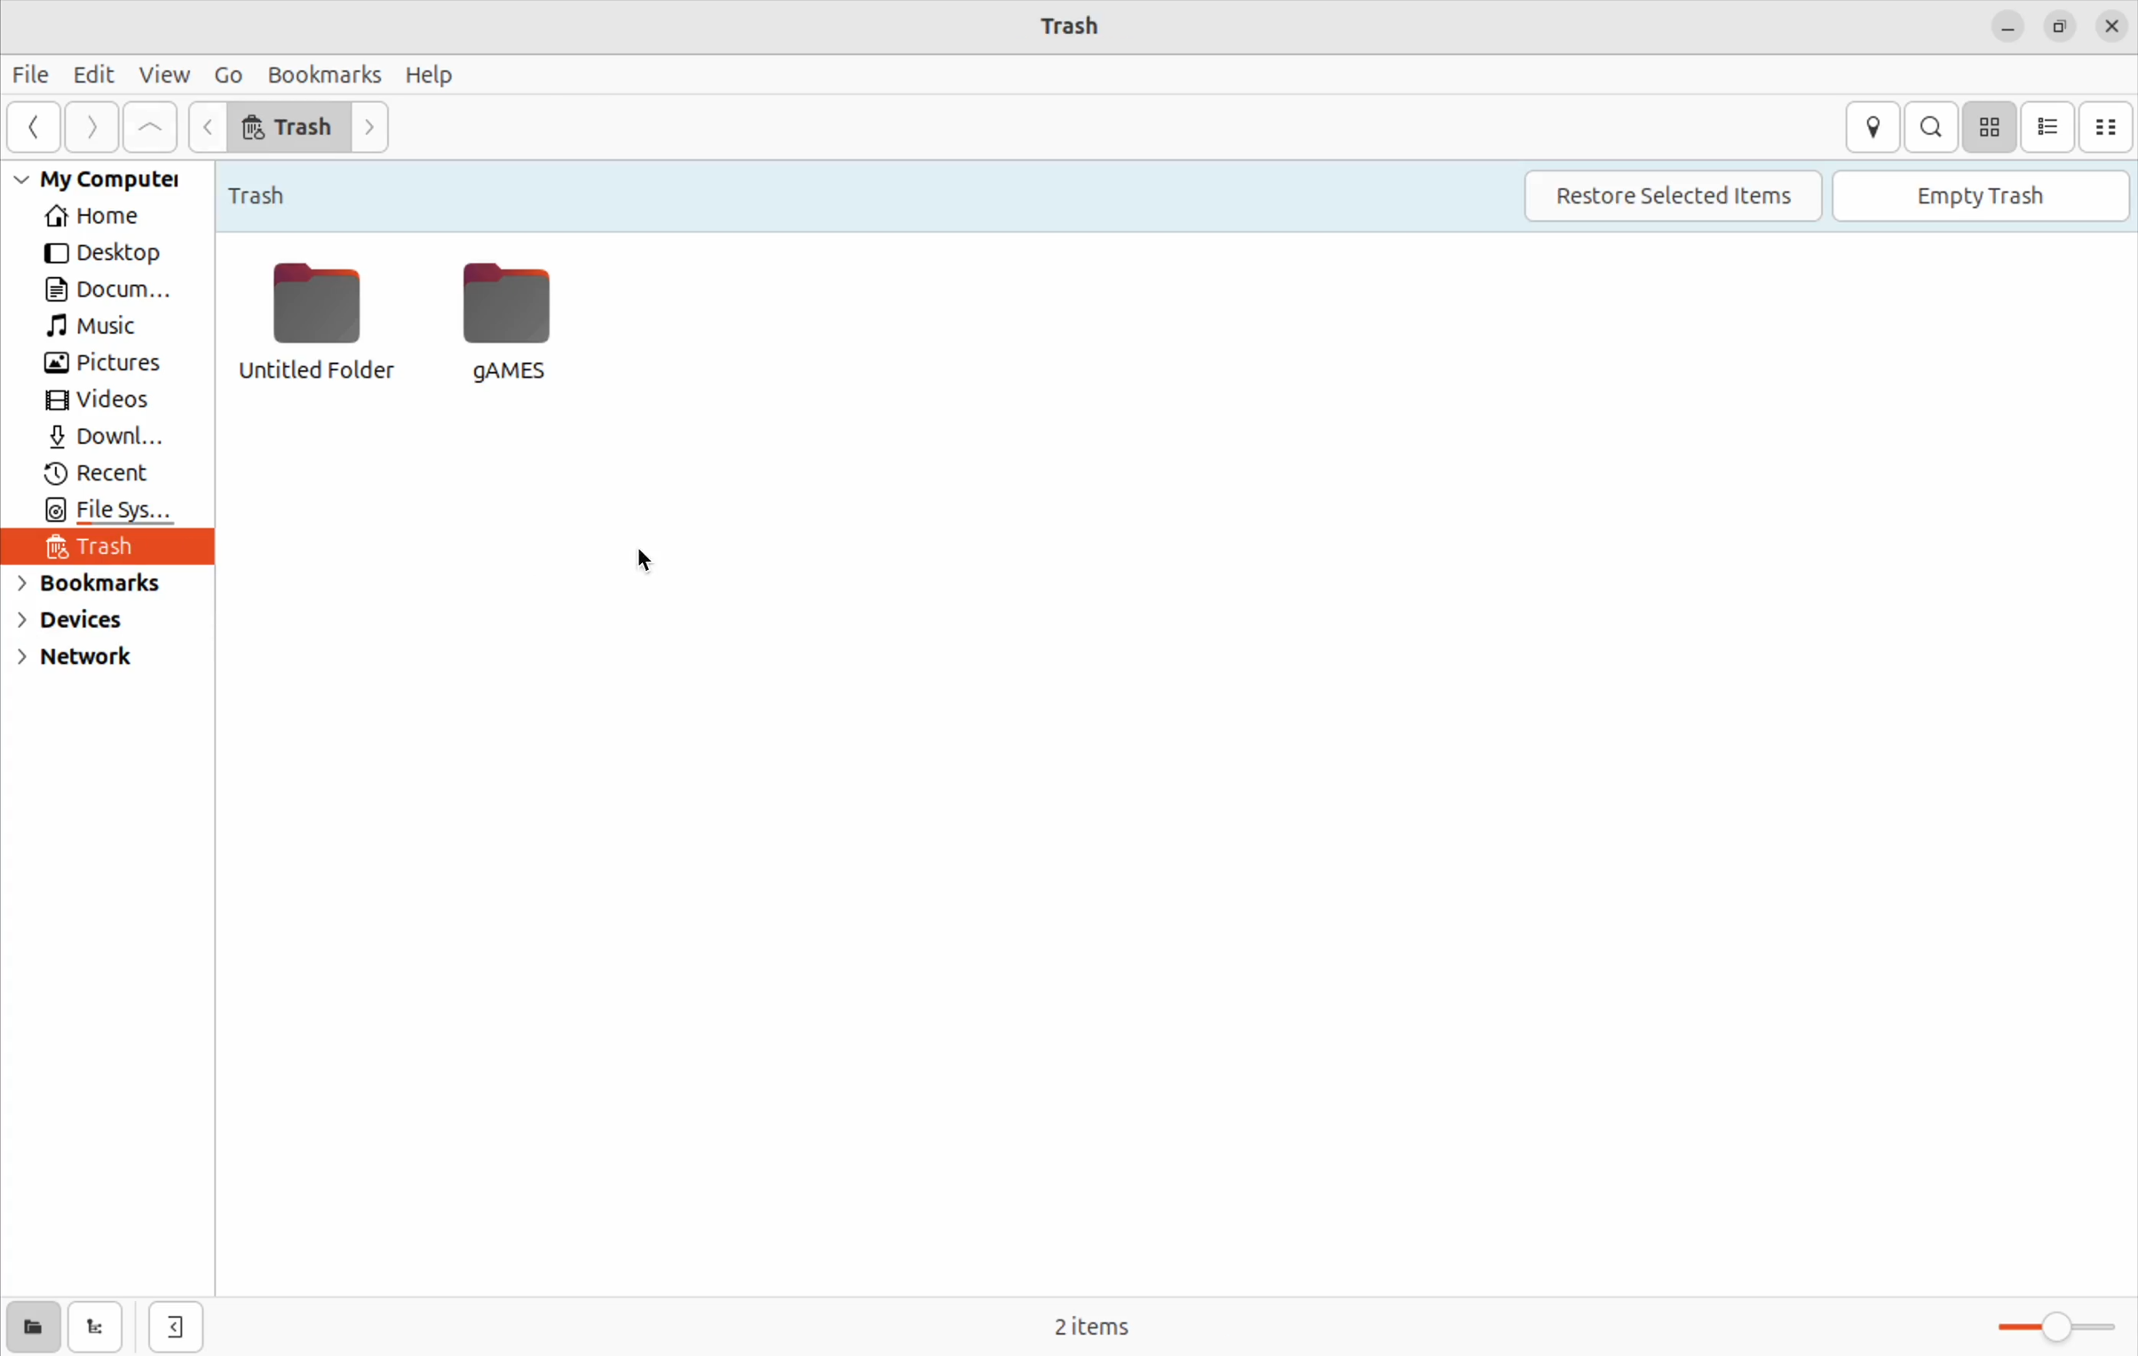 This screenshot has height=1356, width=2138. I want to click on bookmarks, so click(96, 588).